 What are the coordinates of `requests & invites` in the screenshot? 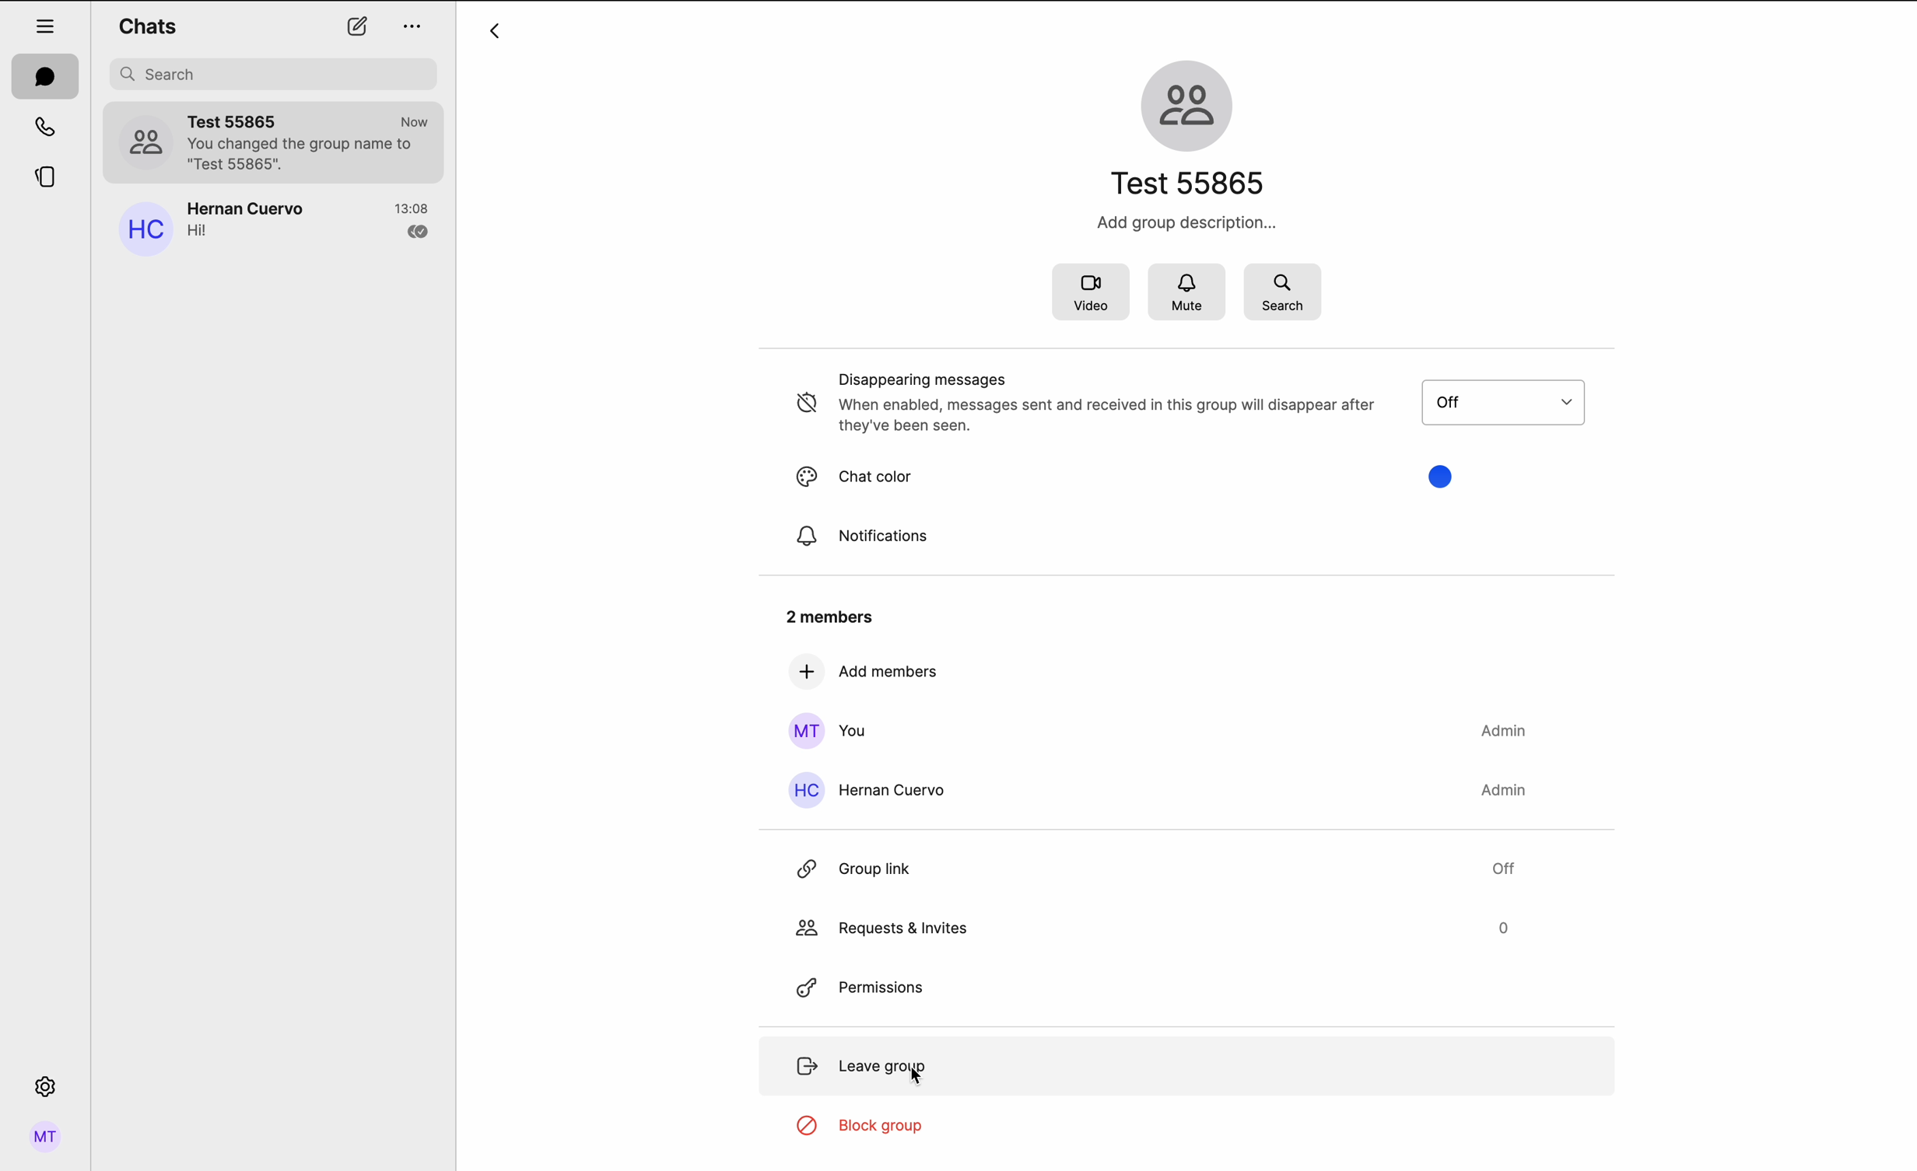 It's located at (1151, 927).